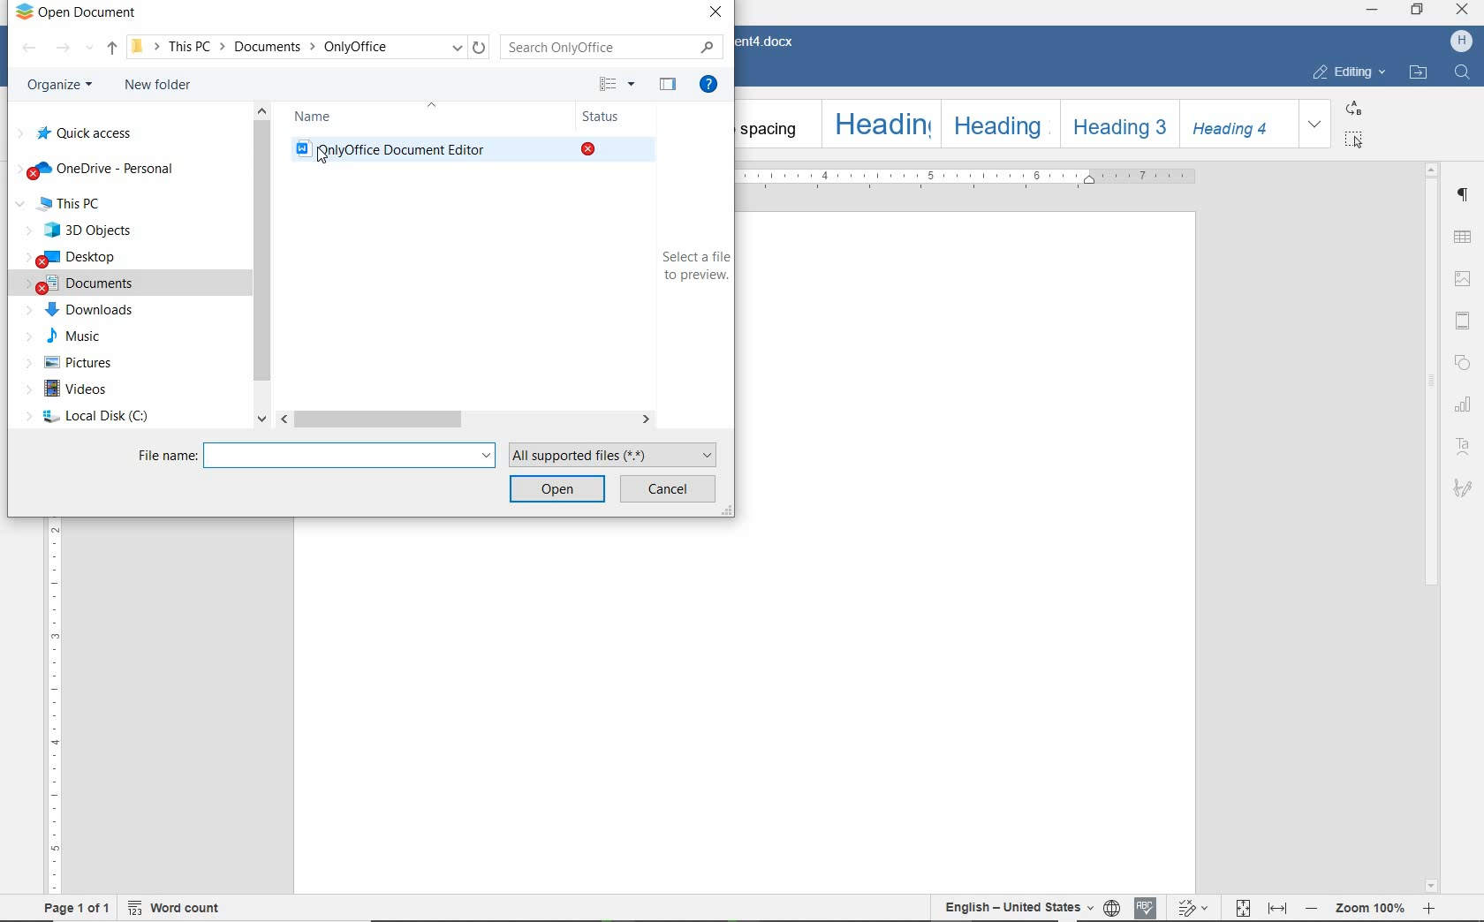 This screenshot has height=922, width=1484. What do you see at coordinates (666, 83) in the screenshot?
I see `hide the preview pane` at bounding box center [666, 83].